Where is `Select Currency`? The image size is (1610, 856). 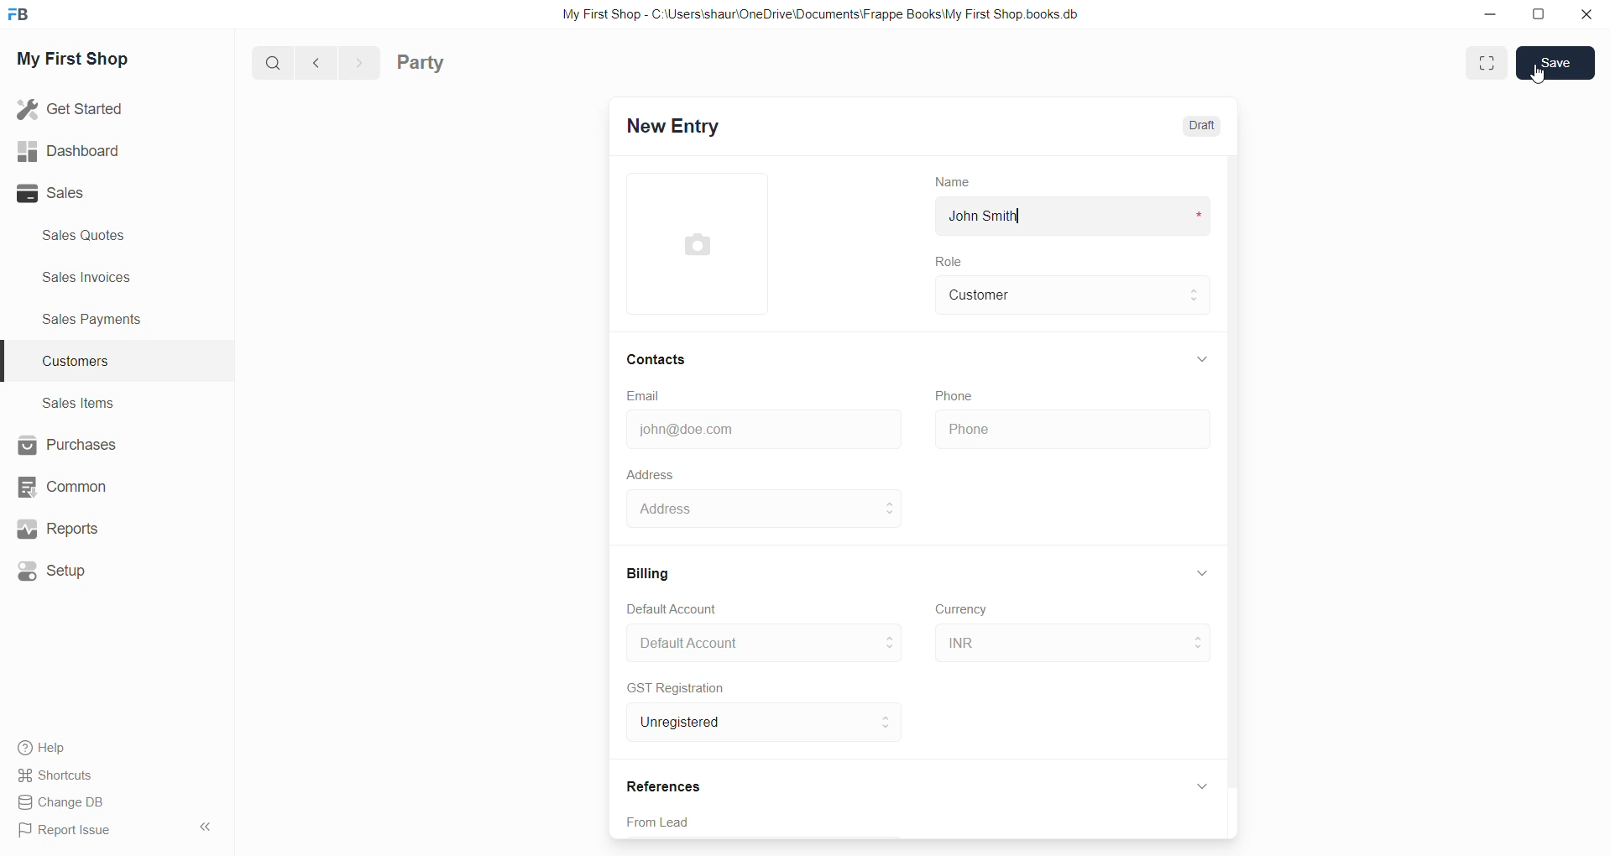
Select Currency is located at coordinates (1050, 639).